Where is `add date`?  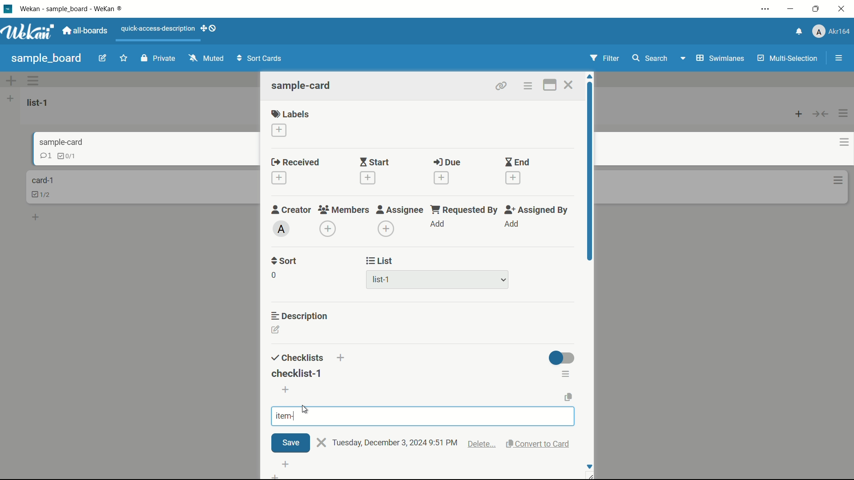 add date is located at coordinates (368, 177).